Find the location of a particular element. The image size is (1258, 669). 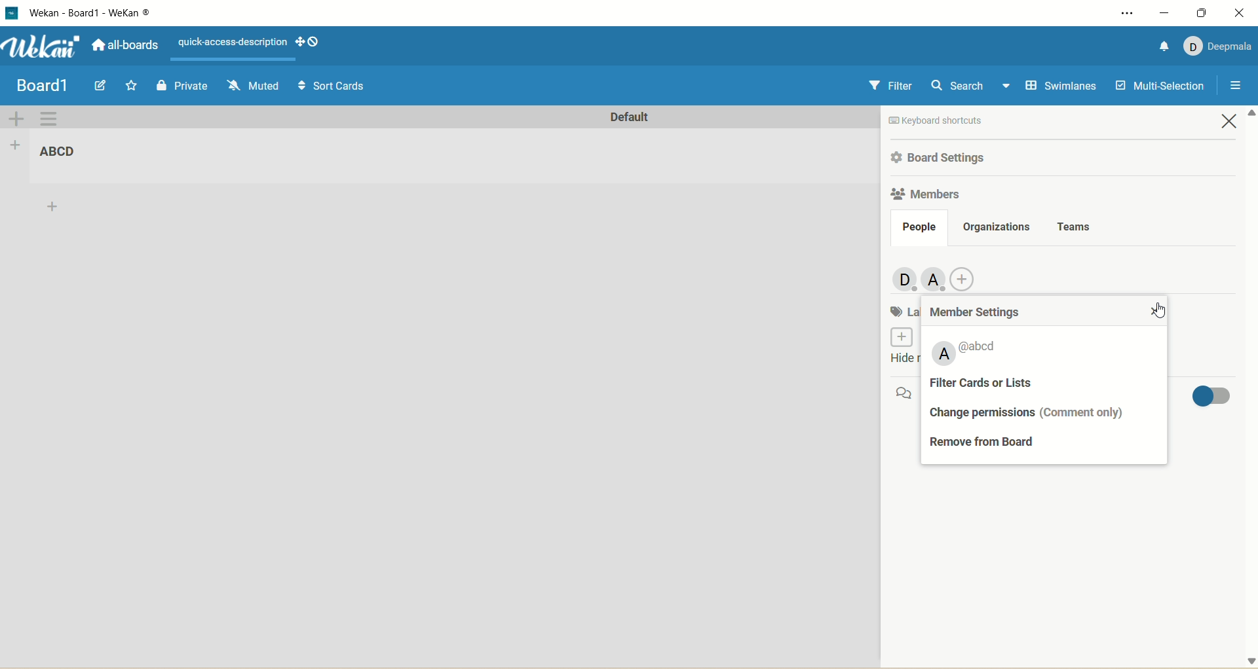

Start is located at coordinates (133, 85).